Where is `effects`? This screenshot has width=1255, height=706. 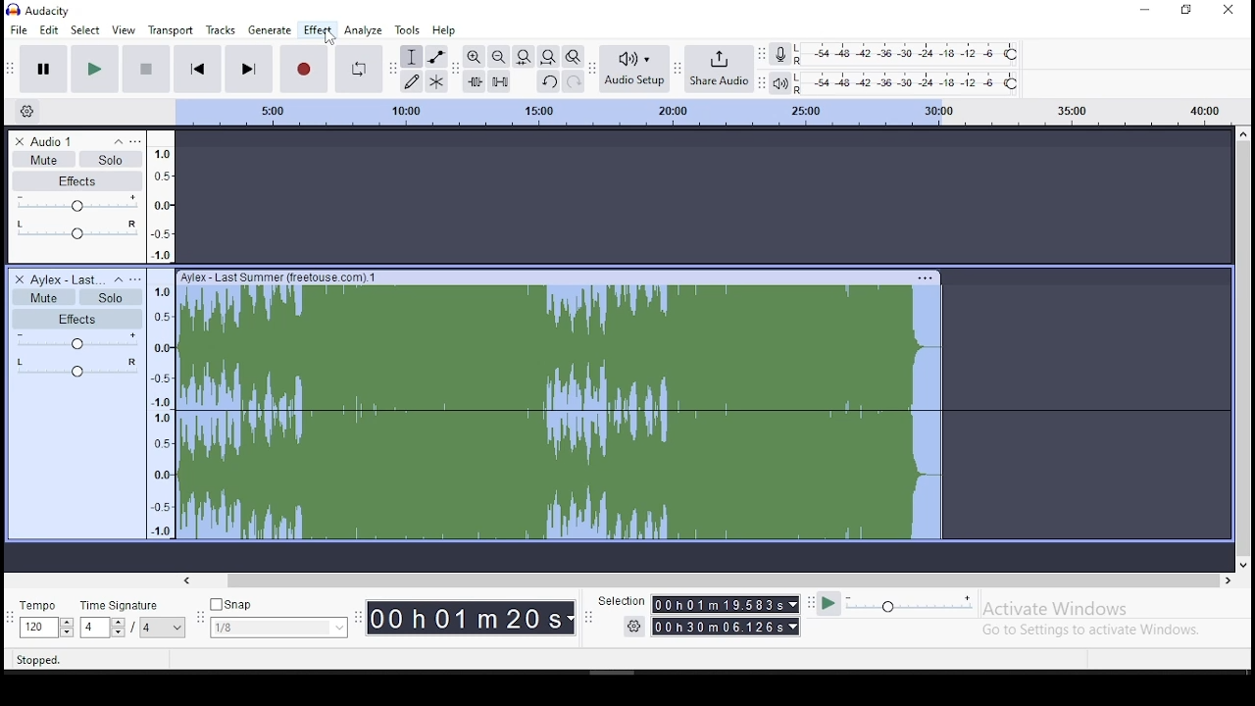
effects is located at coordinates (77, 181).